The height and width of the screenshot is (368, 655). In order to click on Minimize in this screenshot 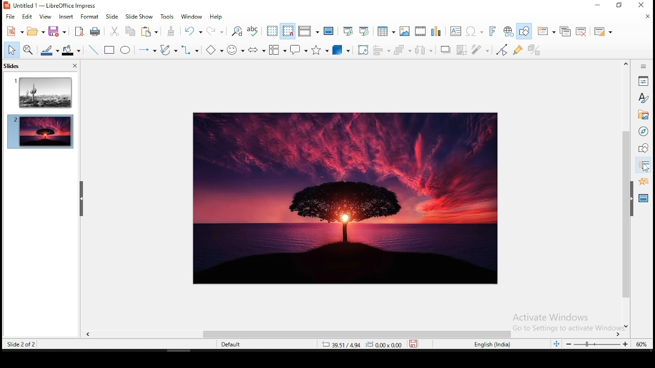, I will do `click(597, 5)`.